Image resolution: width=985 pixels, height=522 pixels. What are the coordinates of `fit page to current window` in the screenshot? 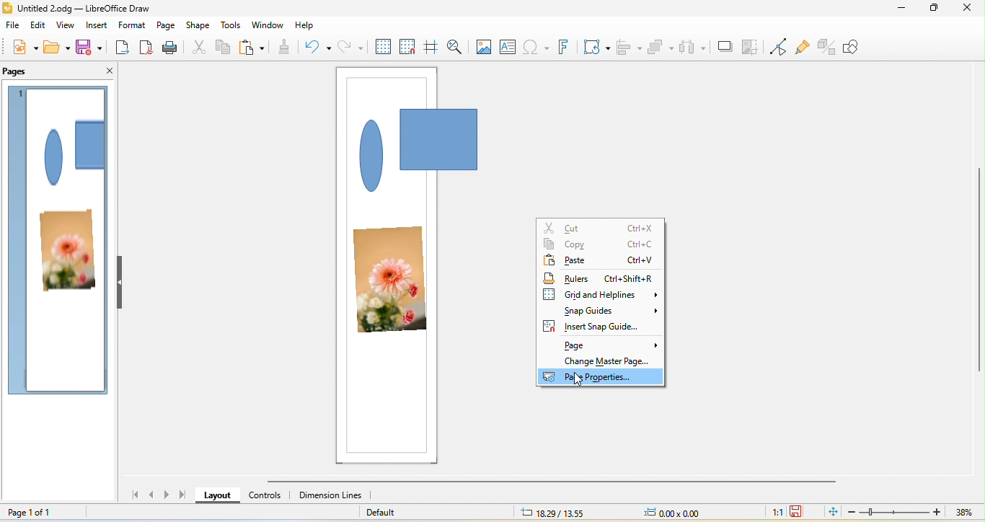 It's located at (831, 513).